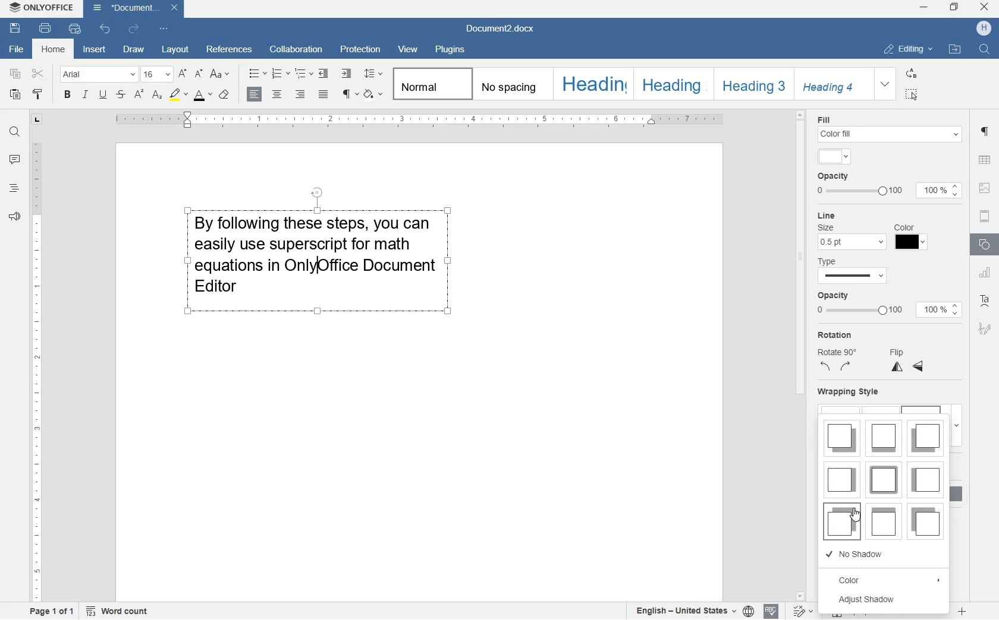  Describe the element at coordinates (42, 8) in the screenshot. I see `system anme` at that location.